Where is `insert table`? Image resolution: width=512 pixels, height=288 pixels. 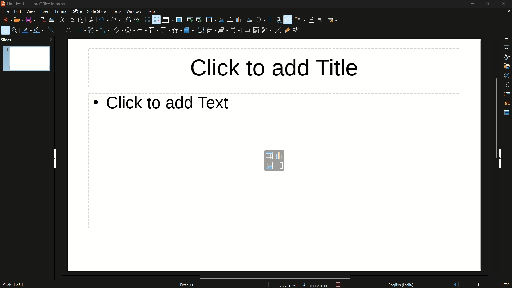
insert table is located at coordinates (269, 156).